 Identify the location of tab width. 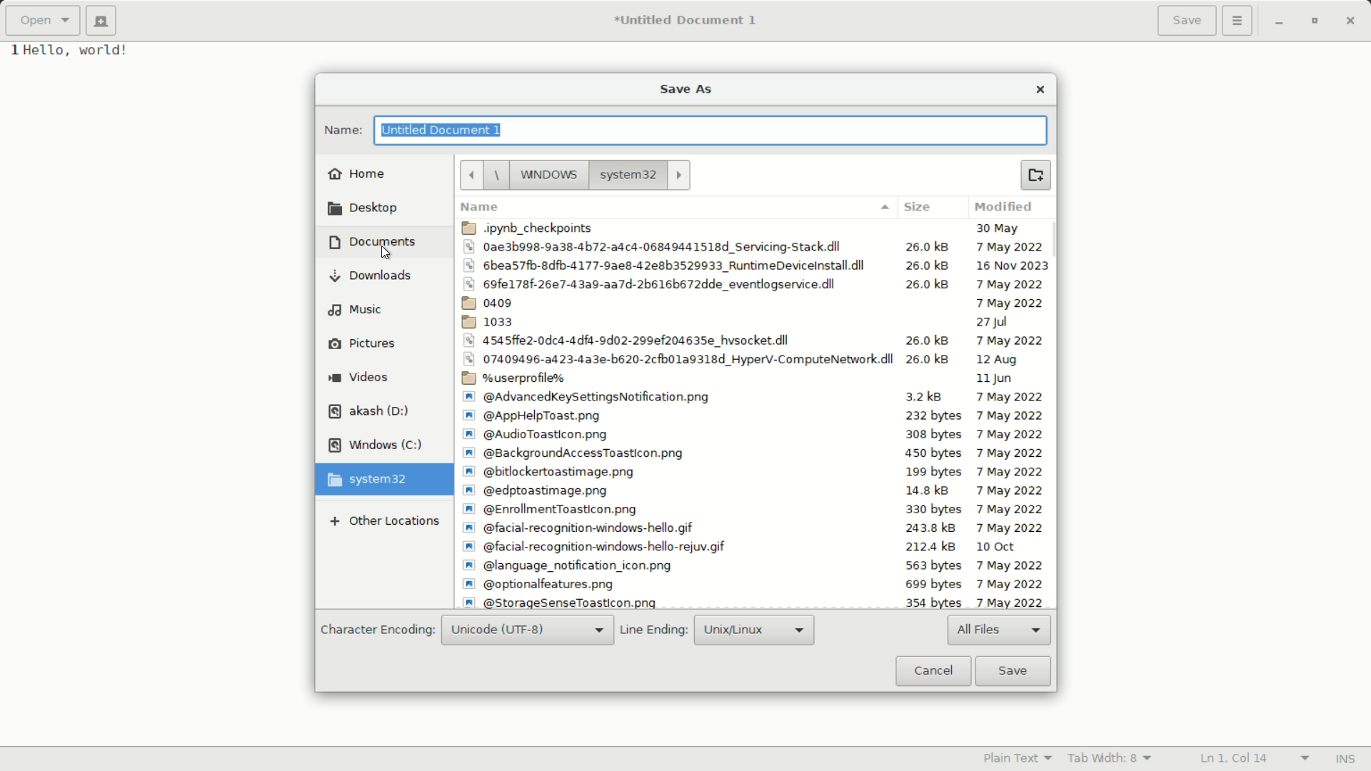
(1111, 760).